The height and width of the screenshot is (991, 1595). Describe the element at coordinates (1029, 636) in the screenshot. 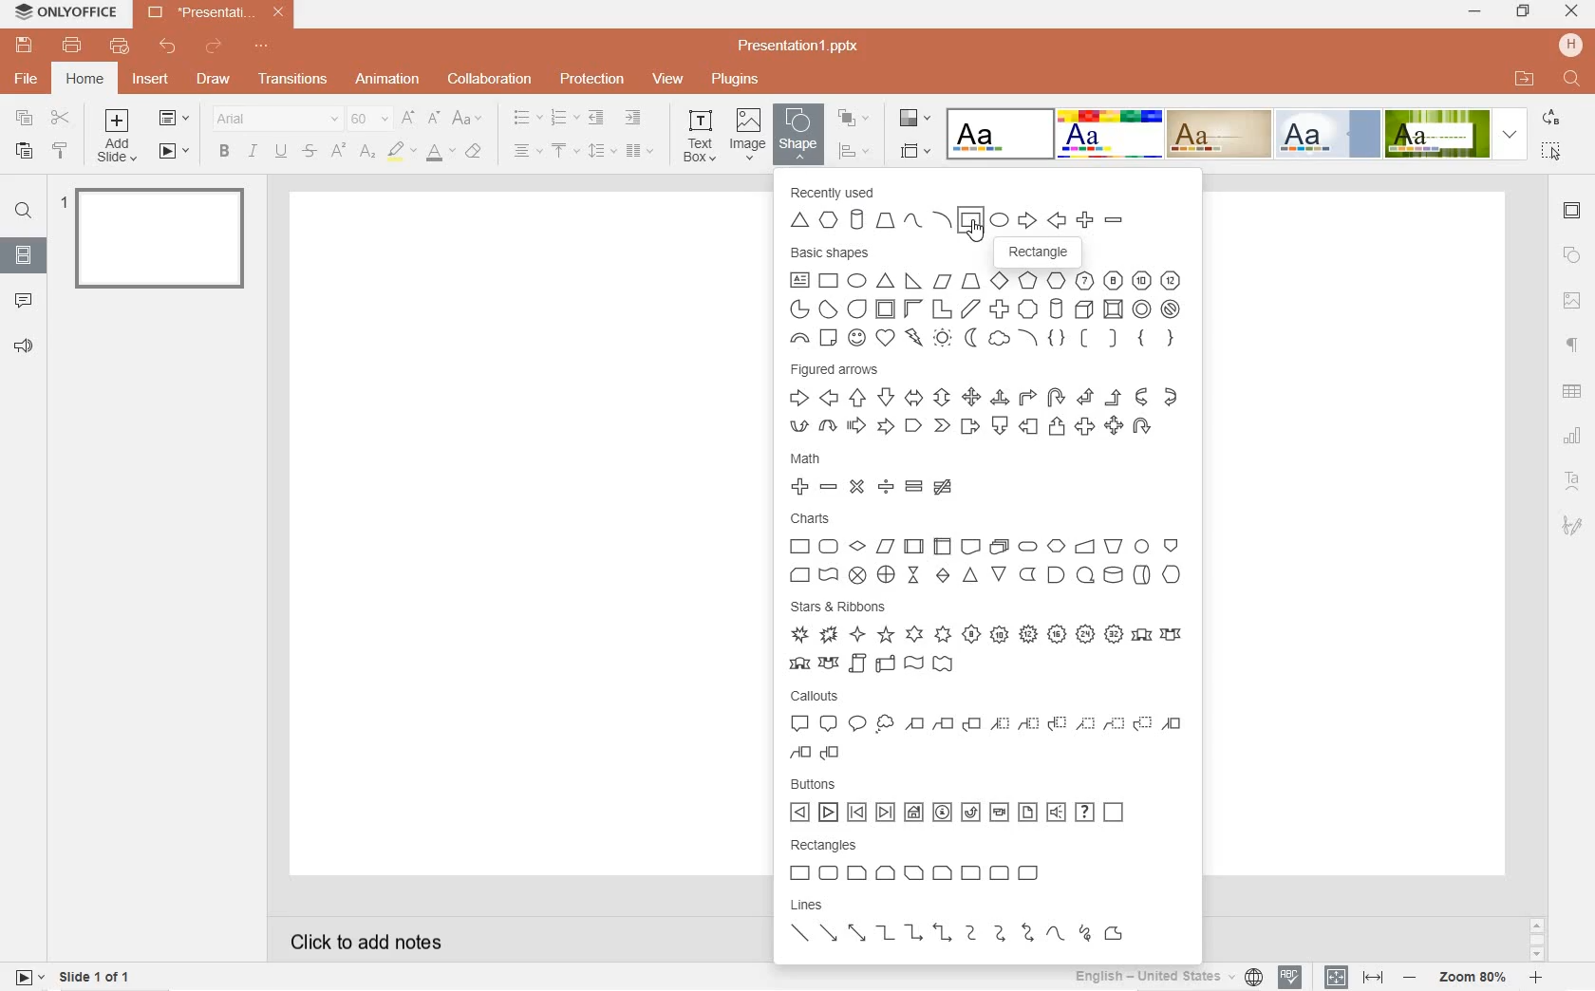

I see `12-point star` at that location.